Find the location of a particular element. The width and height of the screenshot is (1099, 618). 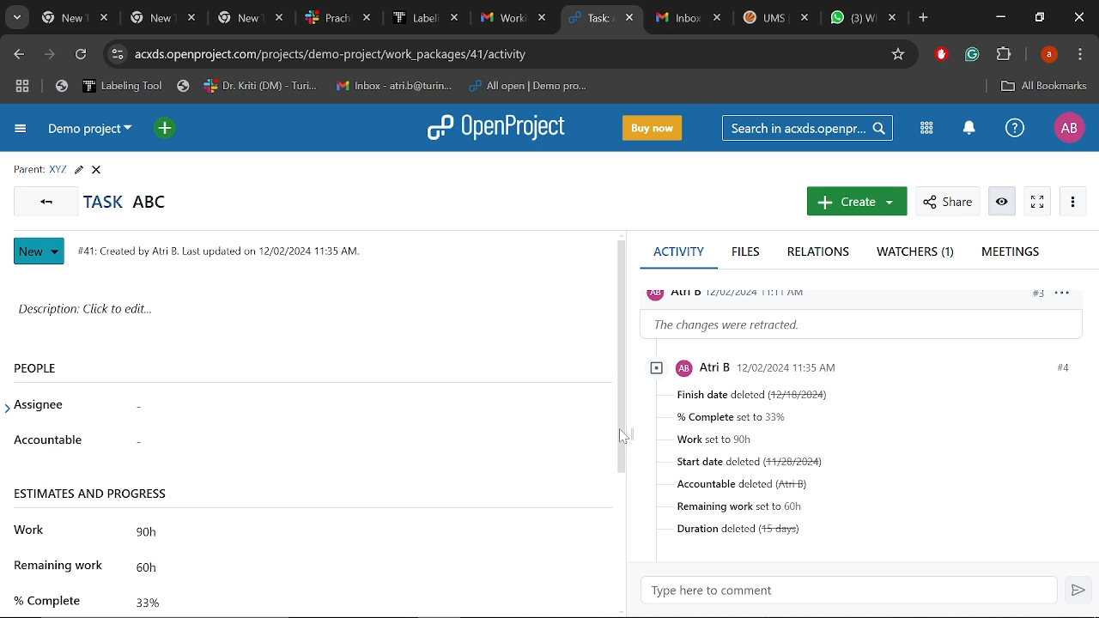

parent is located at coordinates (28, 170).